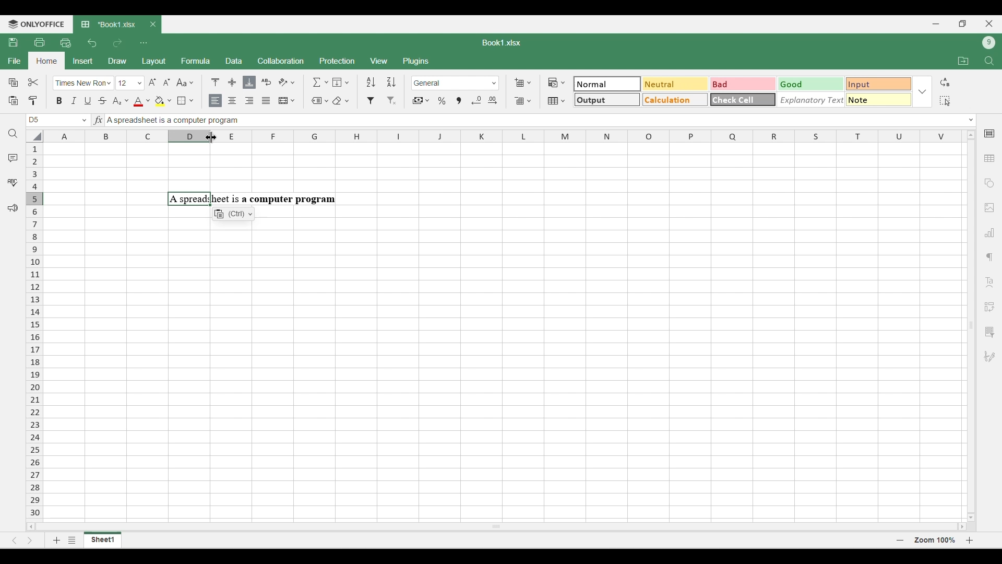 This screenshot has width=1002, height=564. Describe the element at coordinates (963, 61) in the screenshot. I see `Open file location` at that location.